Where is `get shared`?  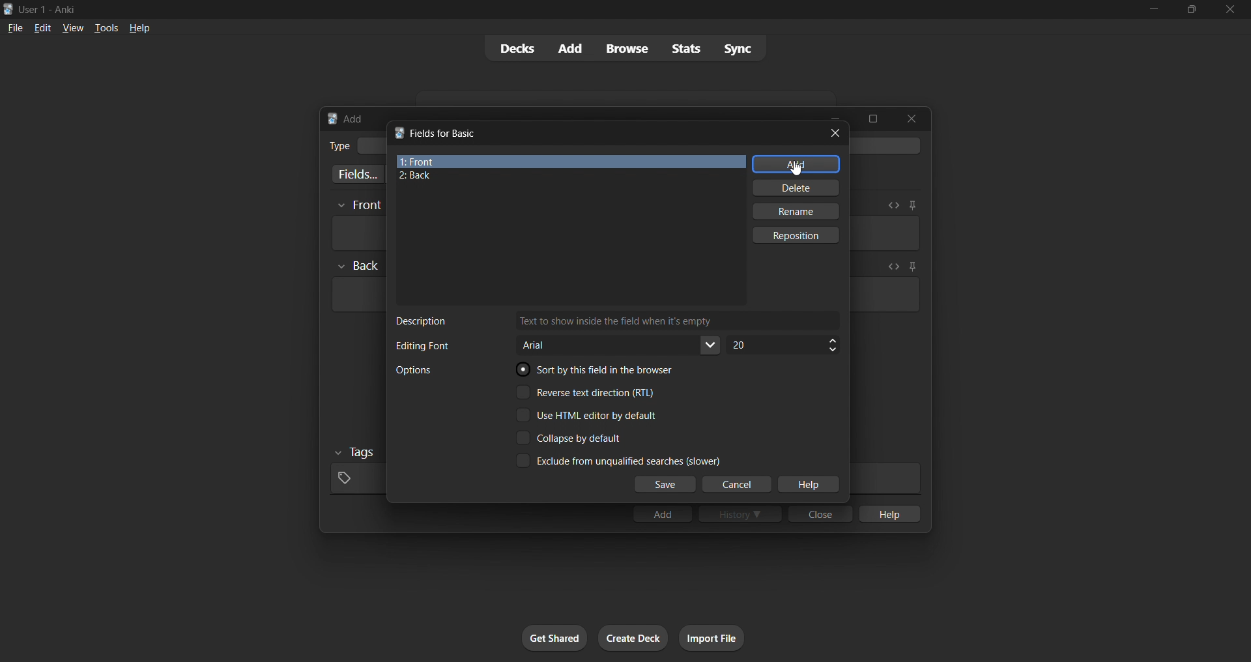
get shared is located at coordinates (554, 638).